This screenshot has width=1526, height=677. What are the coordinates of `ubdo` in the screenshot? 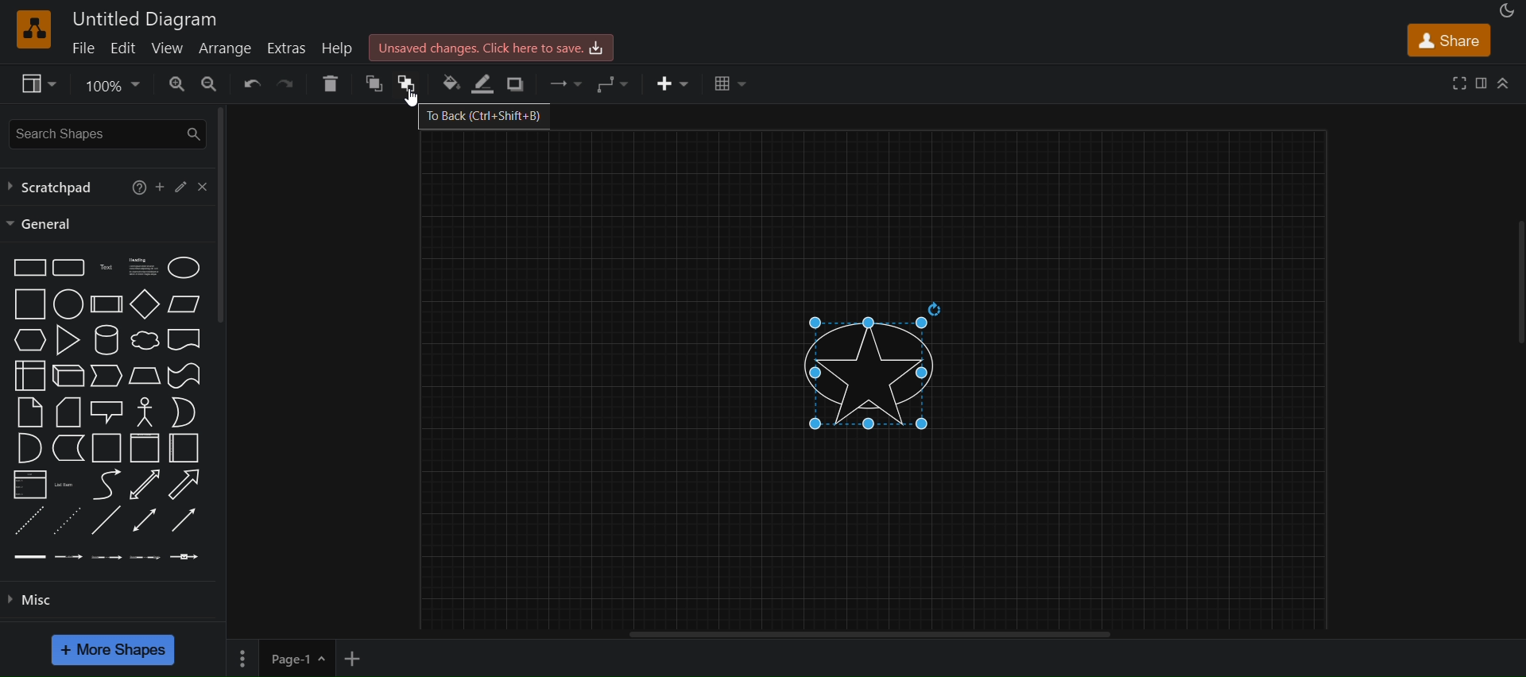 It's located at (253, 83).